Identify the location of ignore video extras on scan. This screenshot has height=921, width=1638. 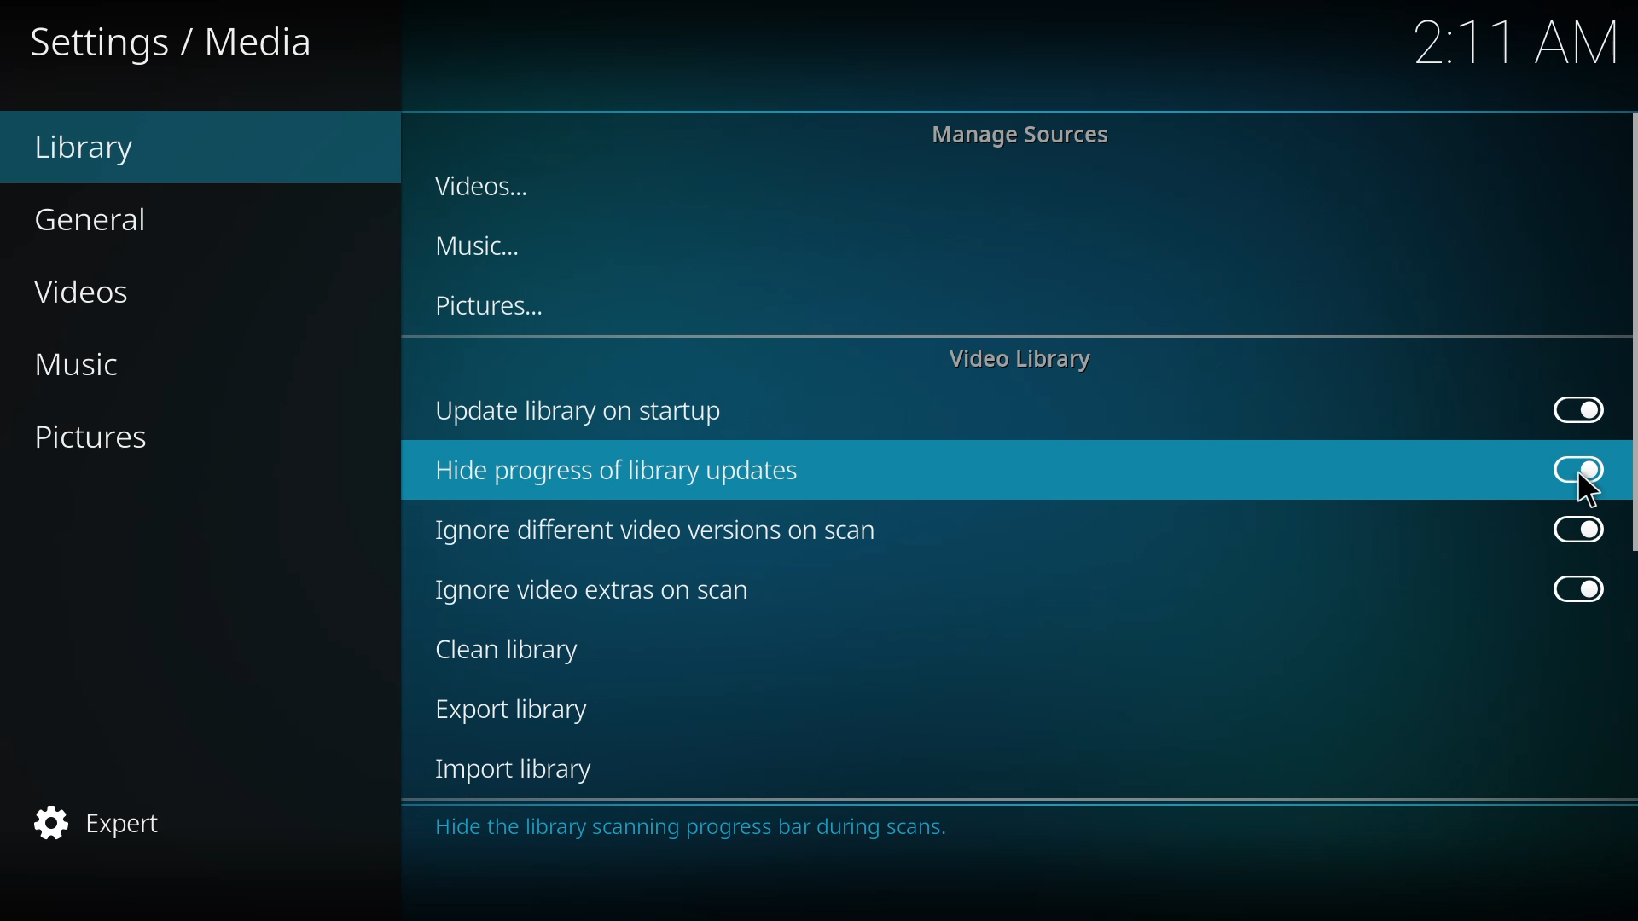
(595, 590).